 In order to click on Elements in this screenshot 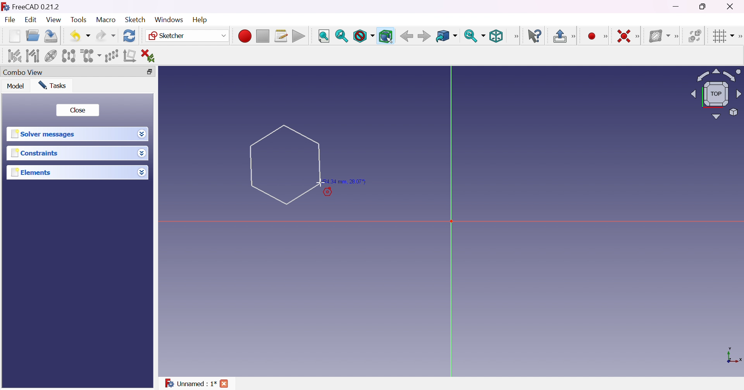, I will do `click(33, 172)`.